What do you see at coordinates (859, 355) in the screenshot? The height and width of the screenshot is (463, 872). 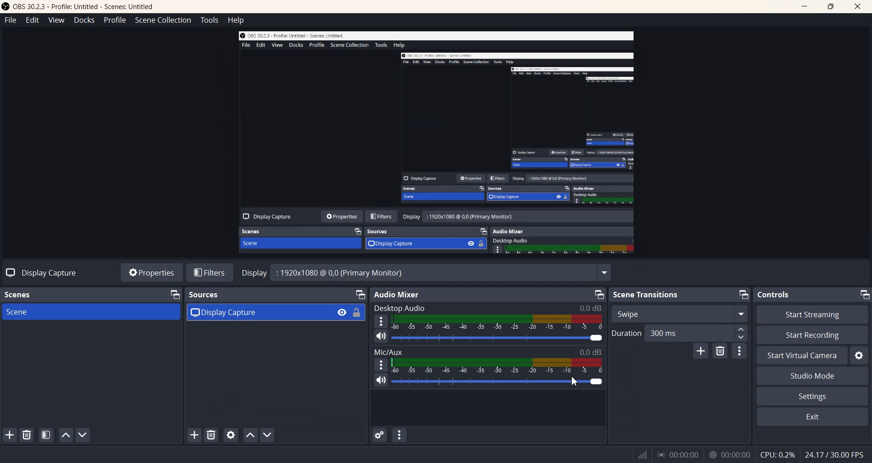 I see `Settings` at bounding box center [859, 355].